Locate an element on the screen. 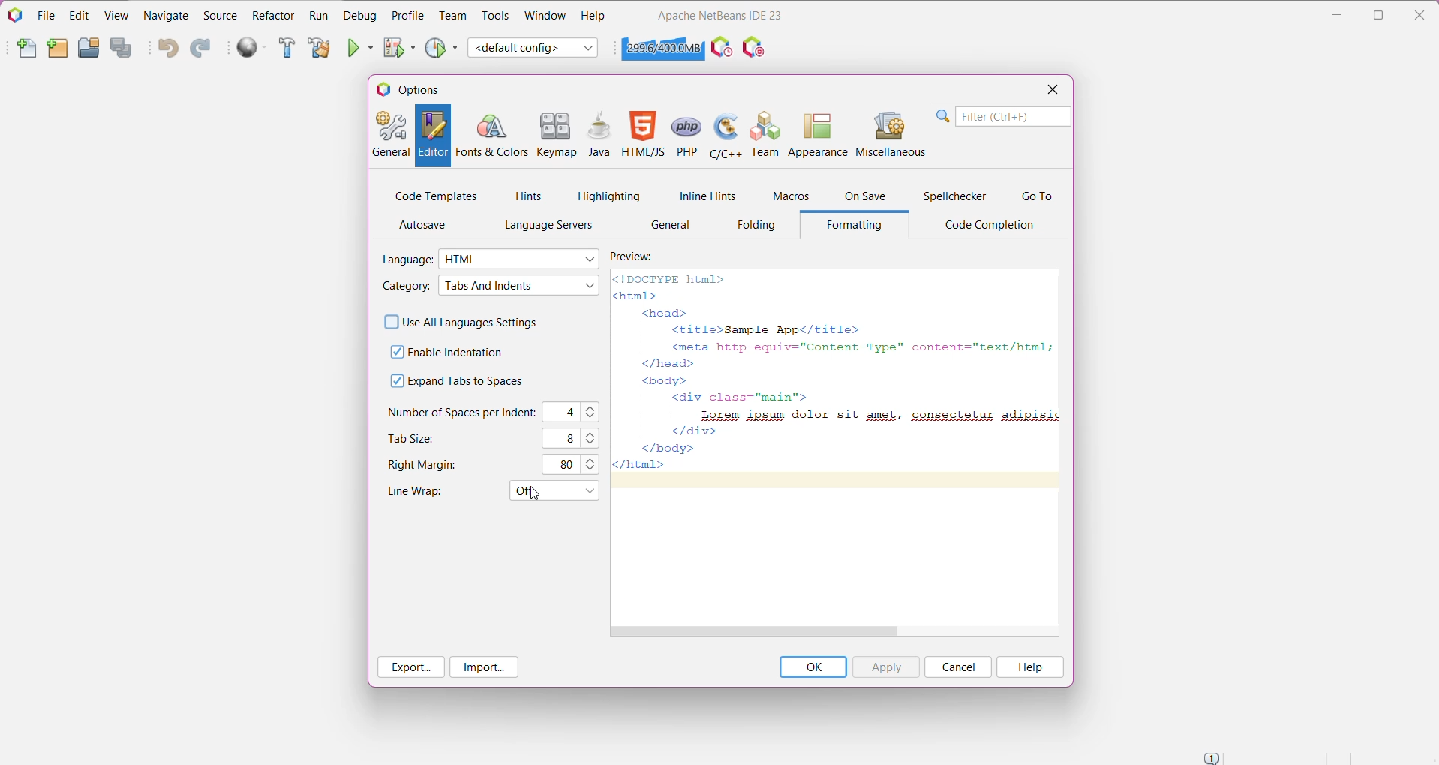  Spellchecker is located at coordinates (957, 196).